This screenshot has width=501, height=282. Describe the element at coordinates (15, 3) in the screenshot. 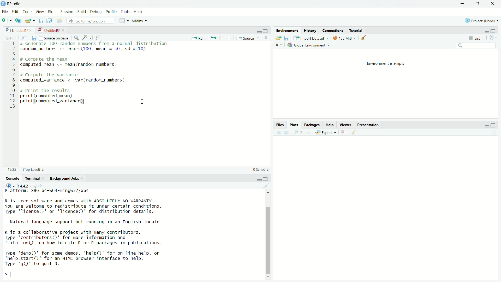

I see `RStudio` at that location.